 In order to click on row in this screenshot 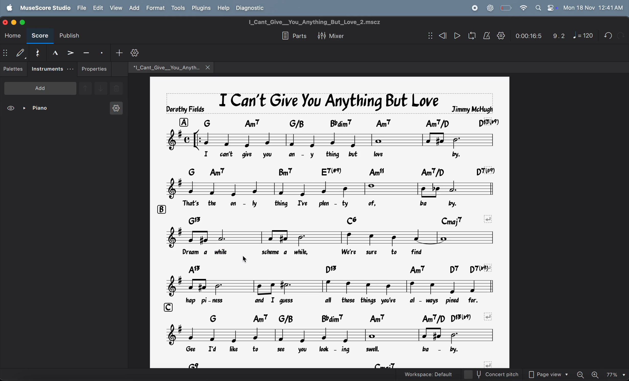, I will do `click(160, 208)`.